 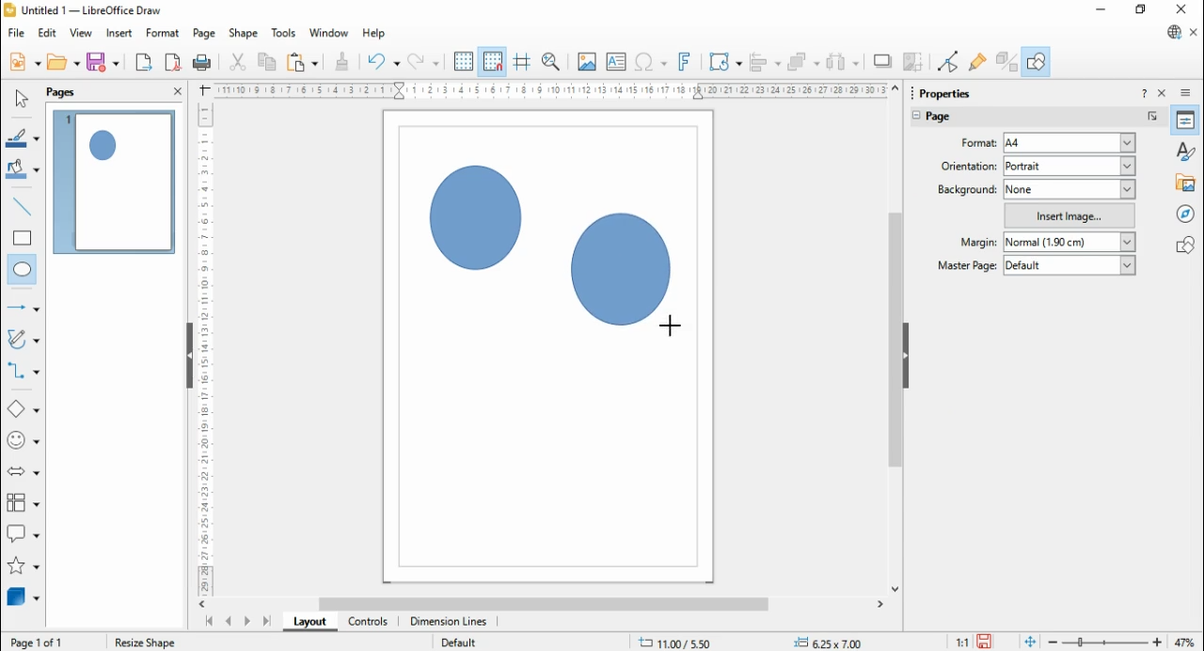 I want to click on shapes, so click(x=1185, y=245).